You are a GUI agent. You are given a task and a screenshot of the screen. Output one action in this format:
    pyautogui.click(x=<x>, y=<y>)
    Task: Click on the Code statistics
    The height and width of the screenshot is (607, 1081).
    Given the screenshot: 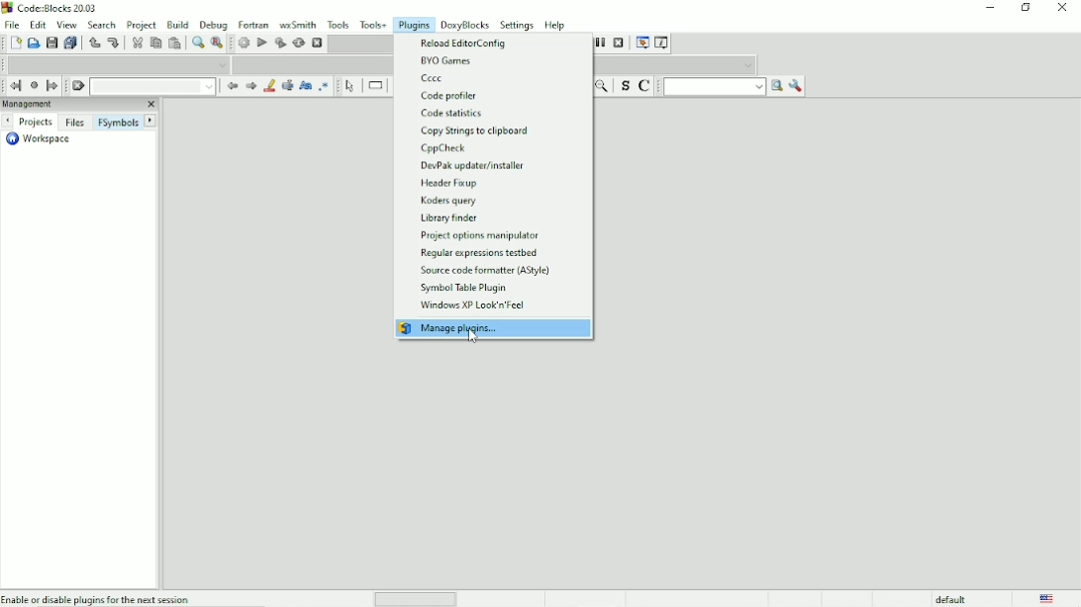 What is the action you would take?
    pyautogui.click(x=455, y=114)
    